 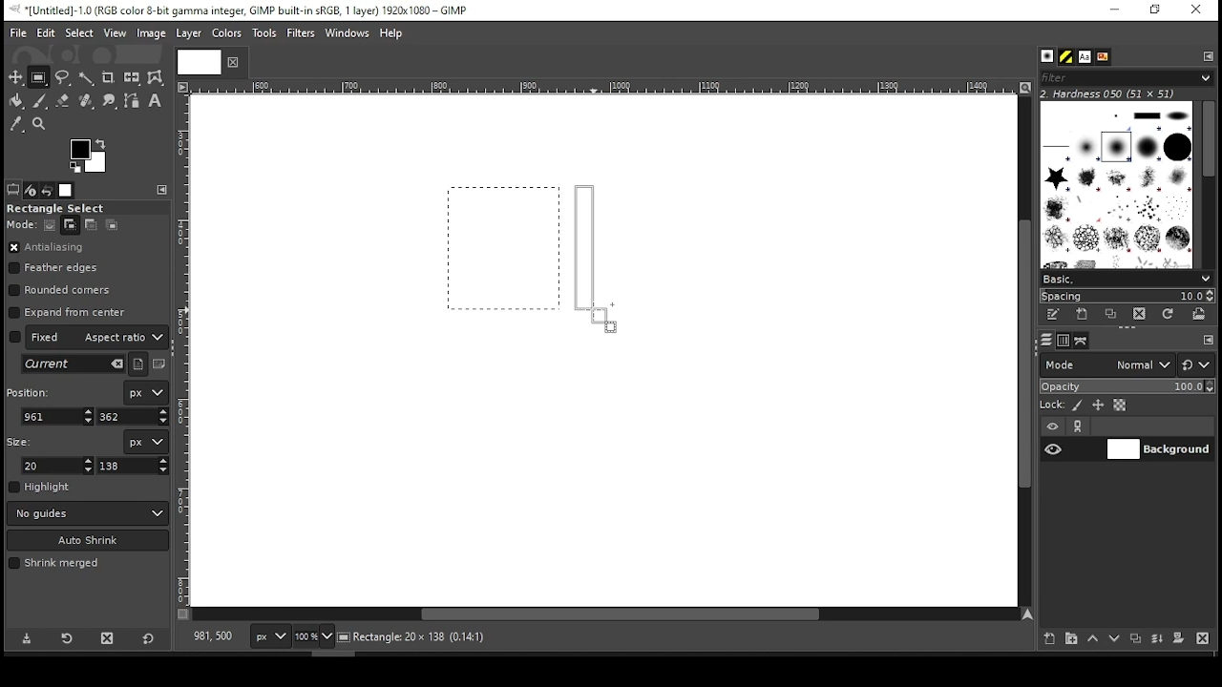 What do you see at coordinates (1158, 449) in the screenshot?
I see `layer ` at bounding box center [1158, 449].